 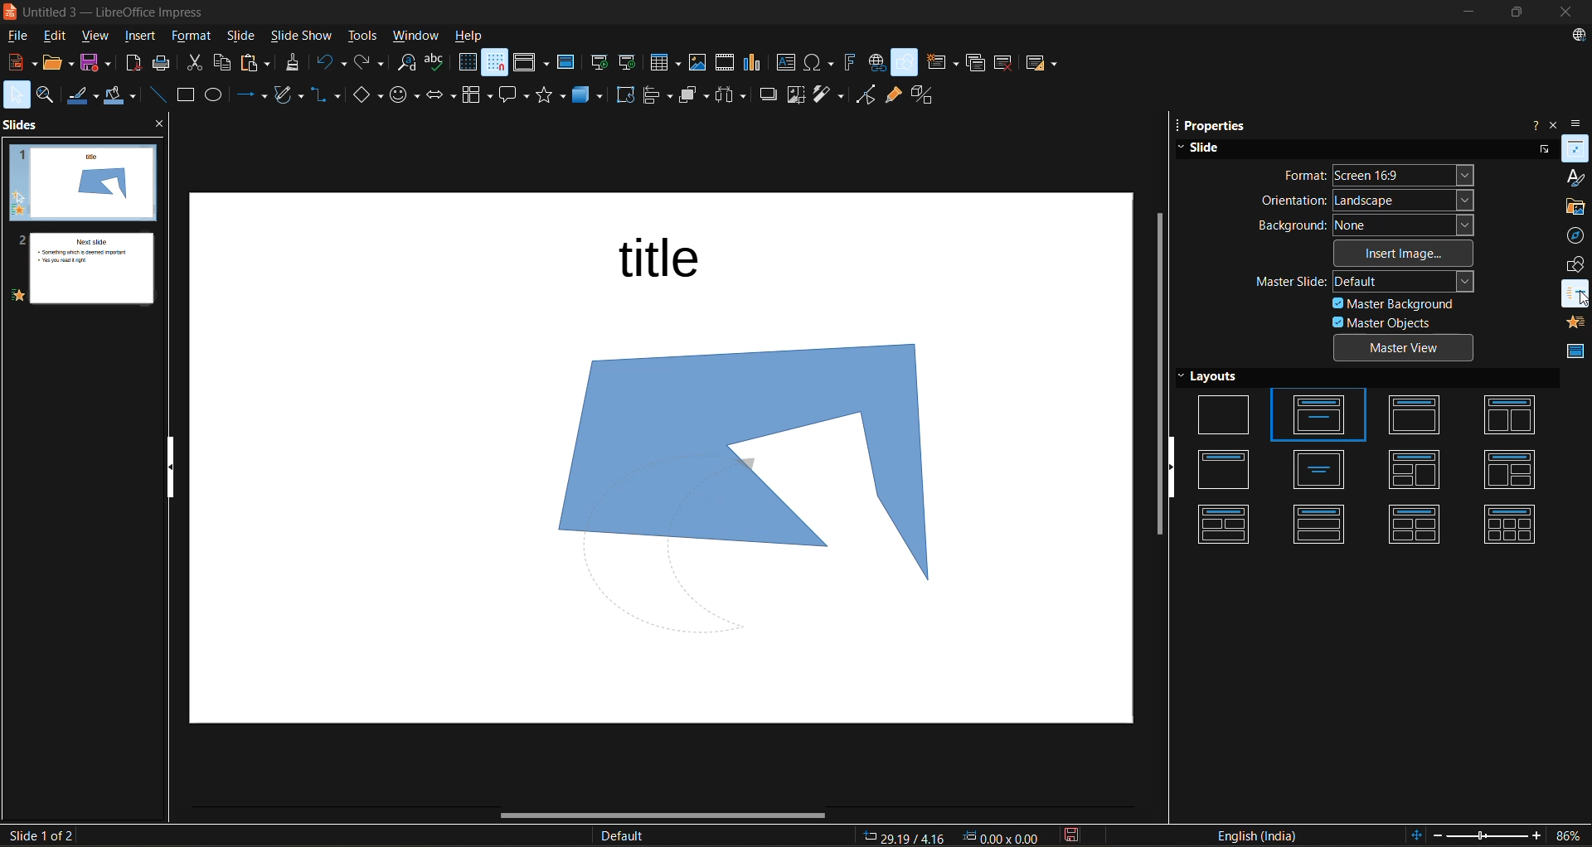 I want to click on stars and banners, so click(x=556, y=96).